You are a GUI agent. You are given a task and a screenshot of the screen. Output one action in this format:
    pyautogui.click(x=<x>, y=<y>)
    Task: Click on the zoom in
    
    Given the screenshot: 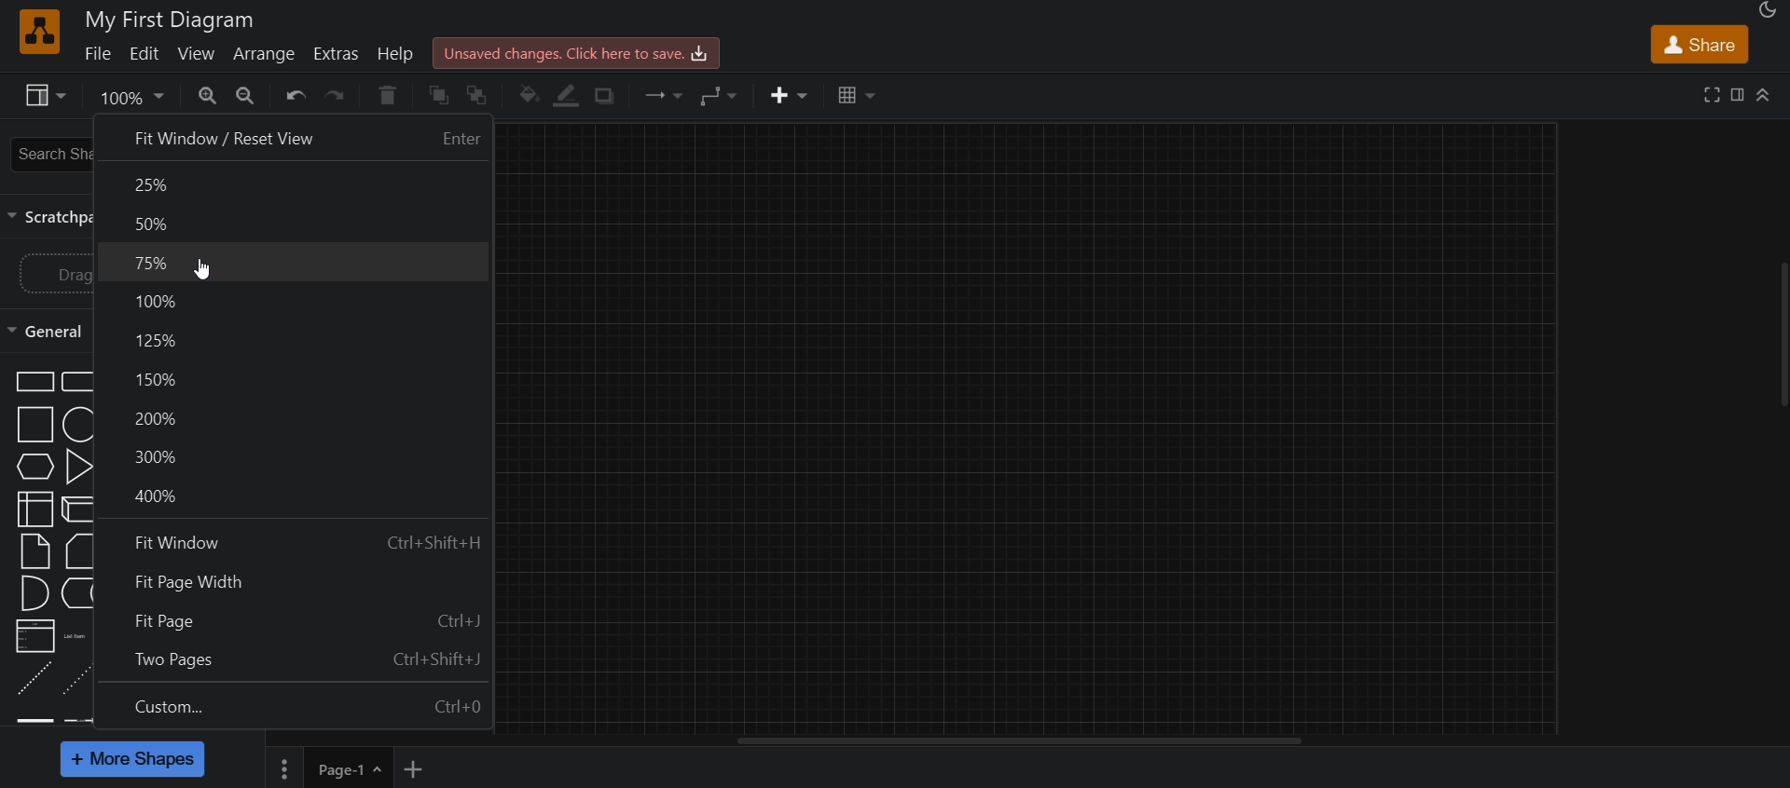 What is the action you would take?
    pyautogui.click(x=211, y=96)
    